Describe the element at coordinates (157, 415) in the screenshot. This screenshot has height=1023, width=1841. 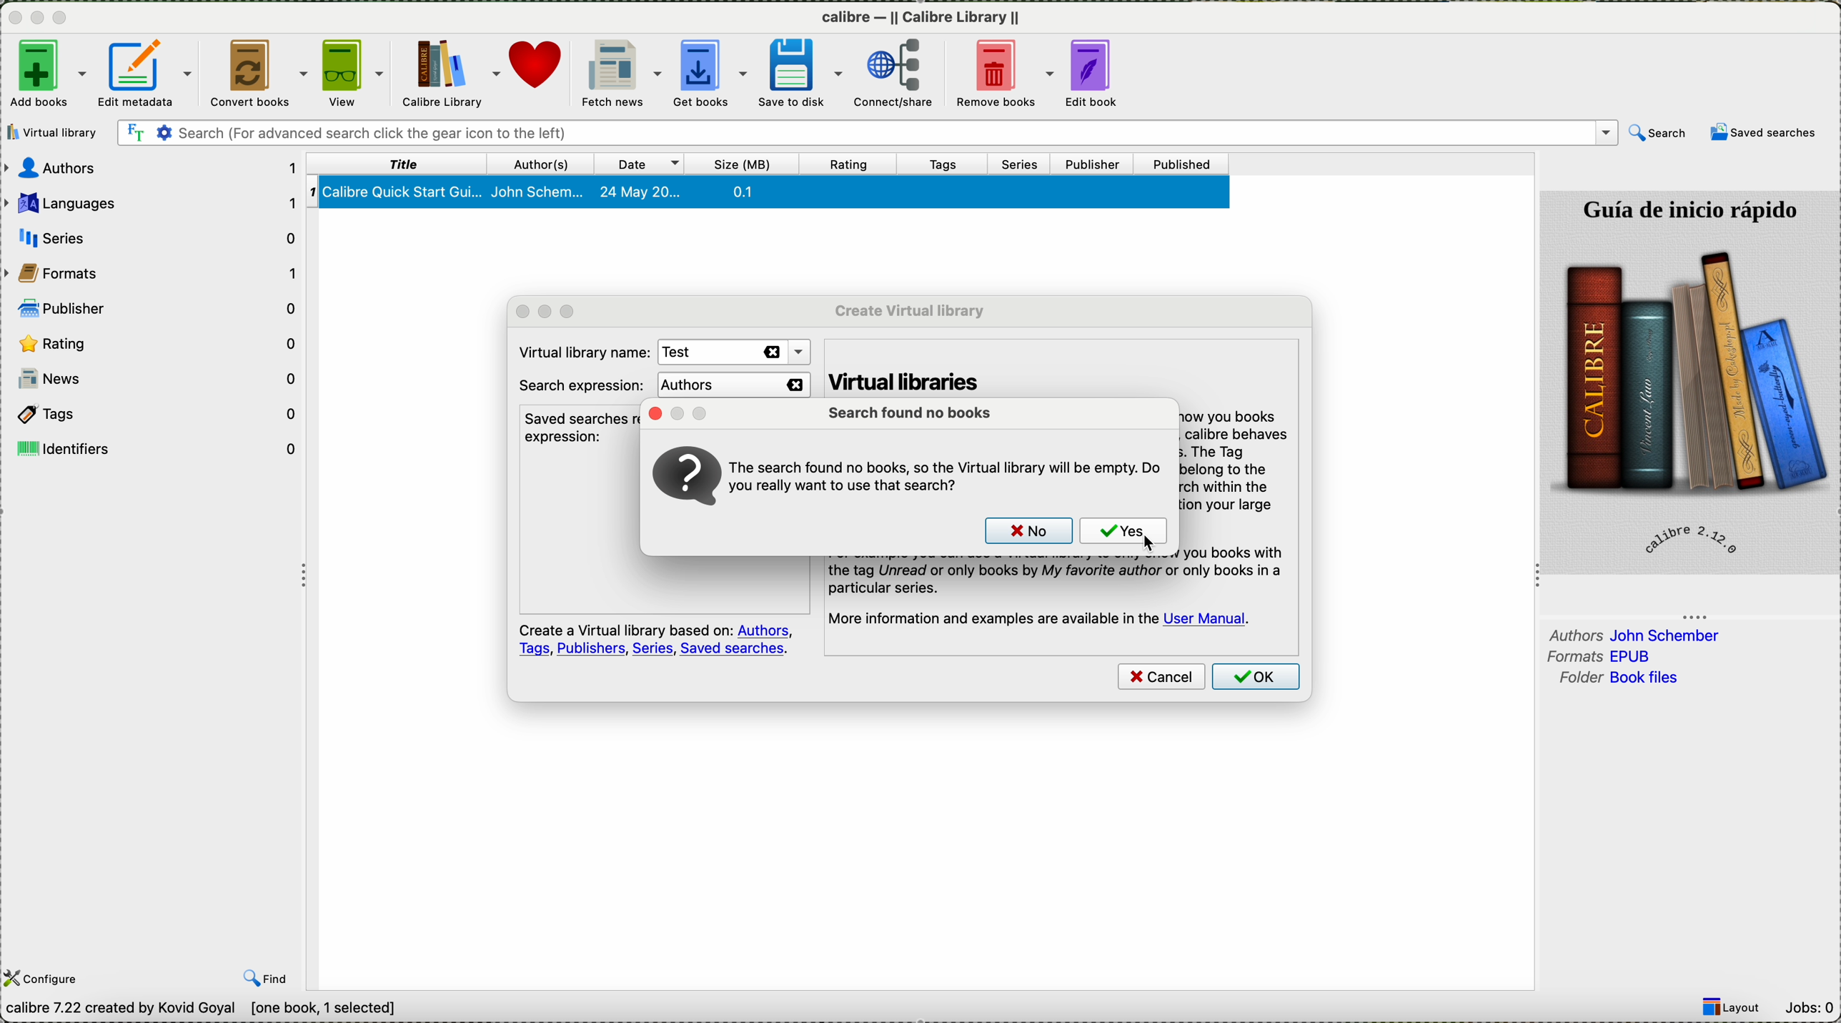
I see `tags` at that location.